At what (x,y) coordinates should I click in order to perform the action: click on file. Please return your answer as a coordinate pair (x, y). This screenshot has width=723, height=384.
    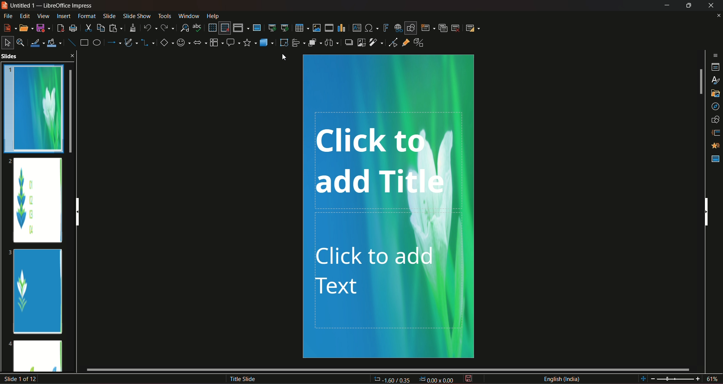
    Looking at the image, I should click on (9, 16).